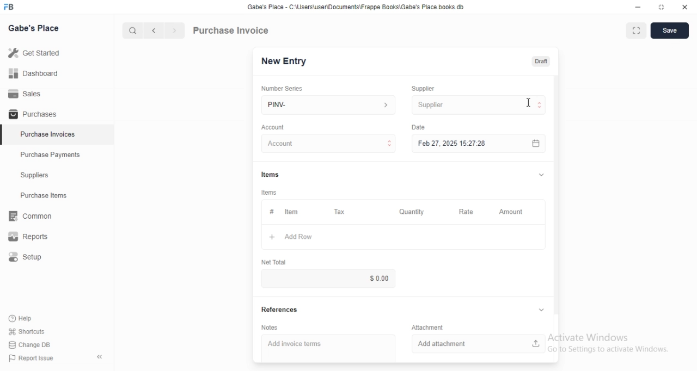 The width and height of the screenshot is (697, 371). Describe the element at coordinates (541, 61) in the screenshot. I see `Draft` at that location.